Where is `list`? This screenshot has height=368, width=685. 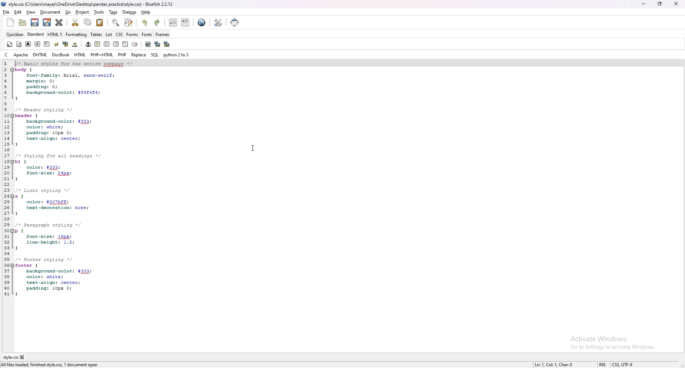
list is located at coordinates (109, 35).